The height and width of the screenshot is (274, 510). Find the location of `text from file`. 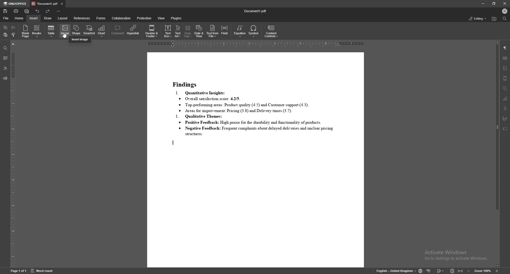

text from file is located at coordinates (212, 31).